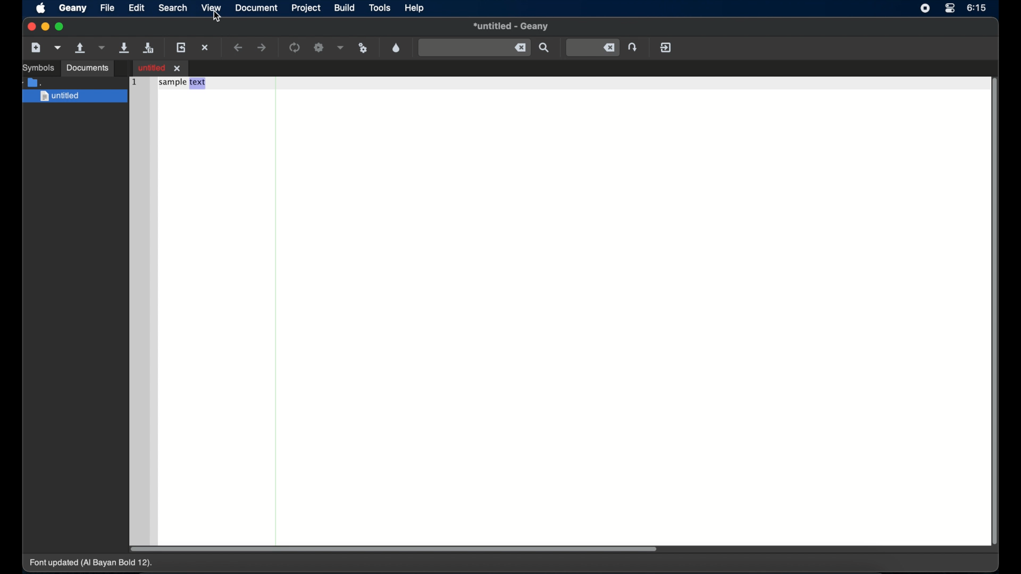 Image resolution: width=1021 pixels, height=574 pixels. I want to click on symbols, so click(39, 68).